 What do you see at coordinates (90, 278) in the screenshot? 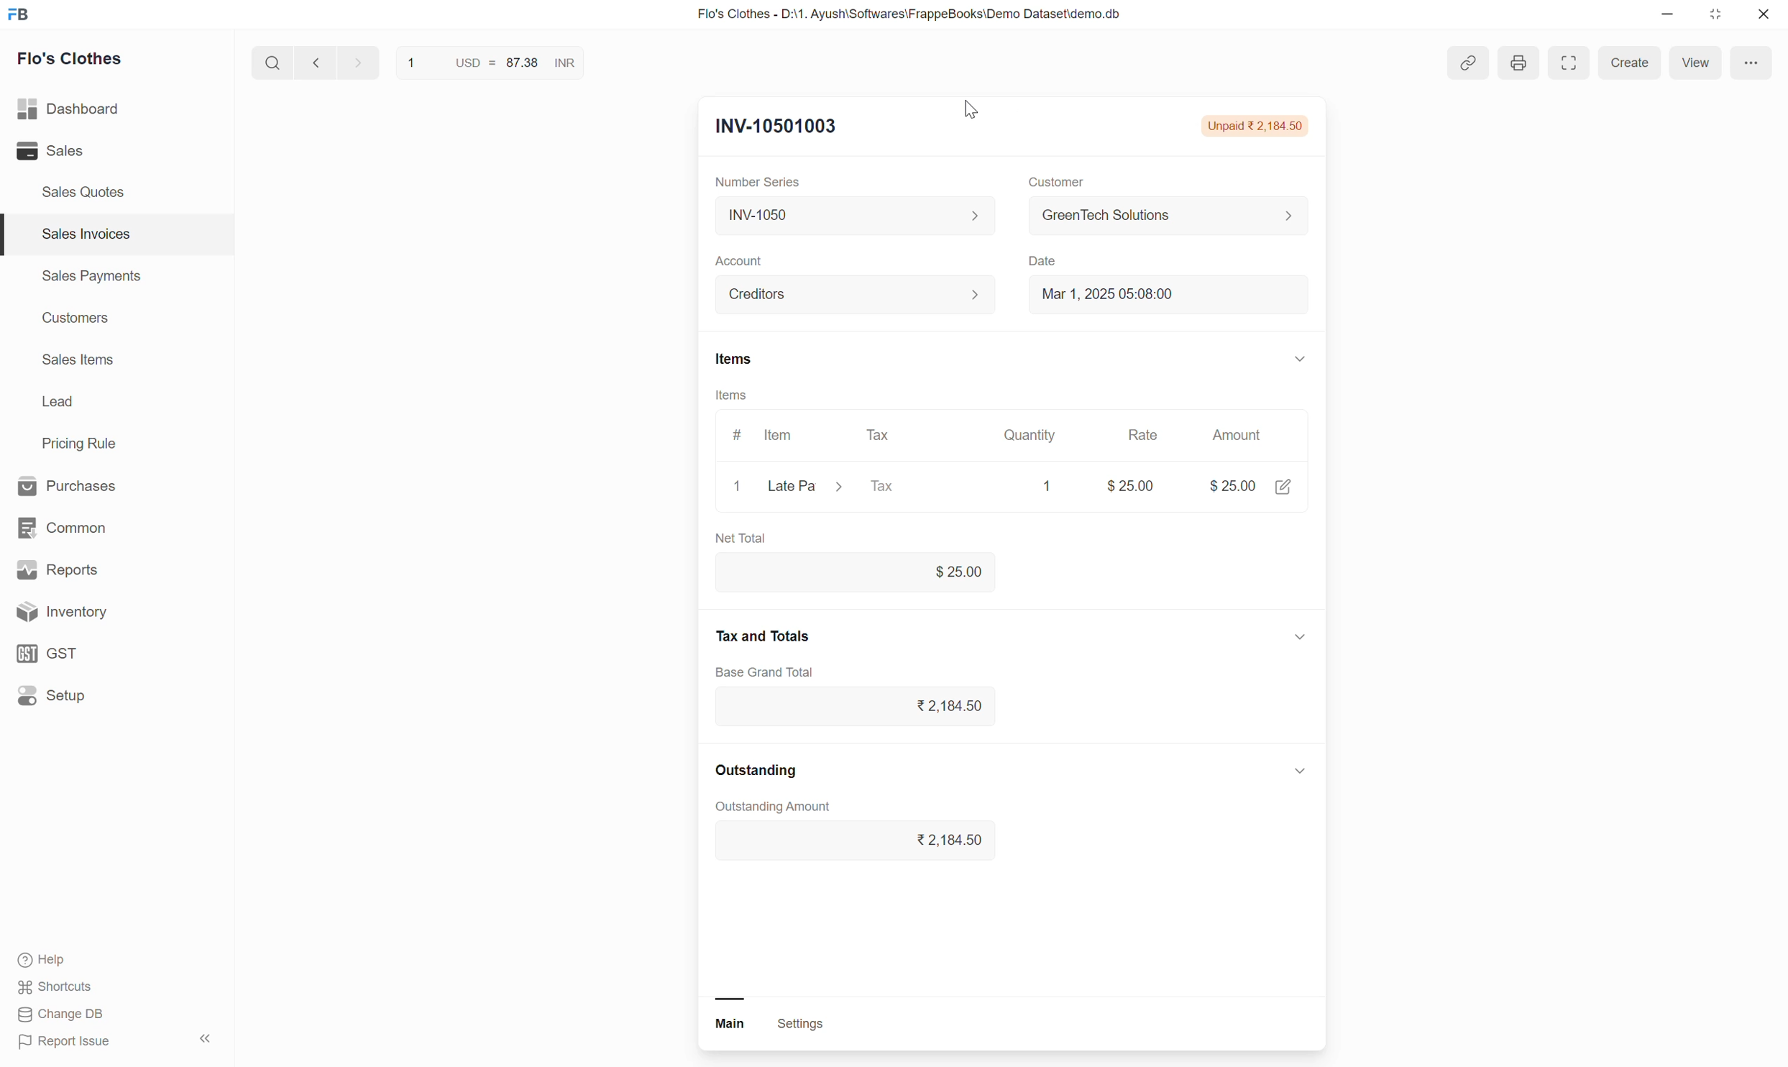
I see `Sales Payments` at bounding box center [90, 278].